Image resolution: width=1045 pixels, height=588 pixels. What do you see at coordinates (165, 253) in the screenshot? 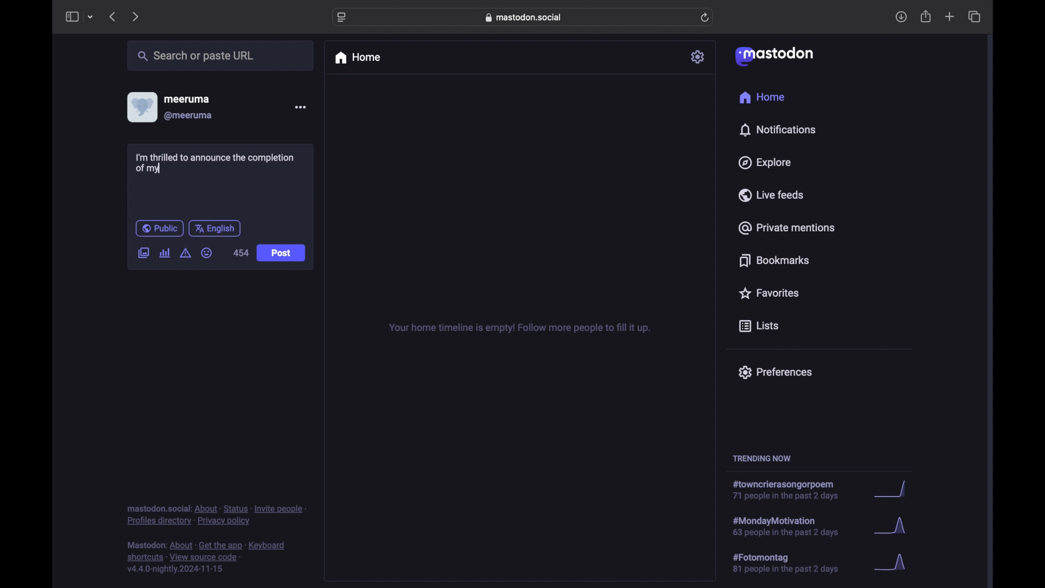
I see `add poll` at bounding box center [165, 253].